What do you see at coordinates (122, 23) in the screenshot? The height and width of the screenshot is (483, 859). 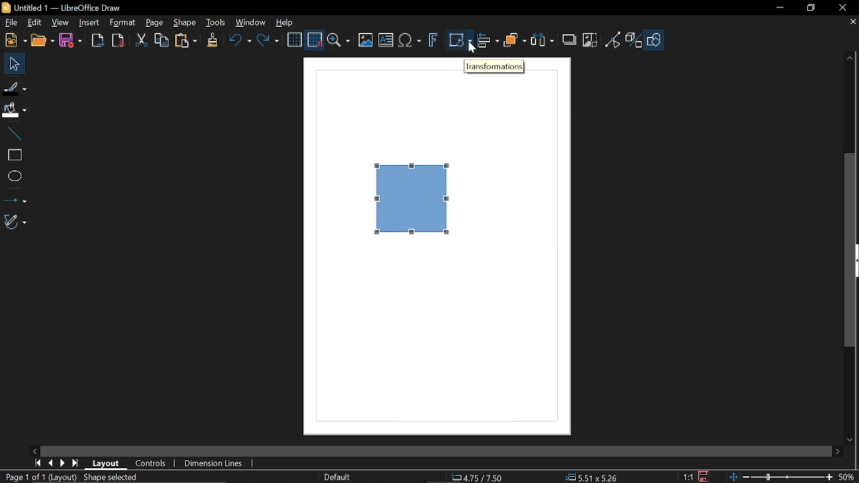 I see `Format` at bounding box center [122, 23].